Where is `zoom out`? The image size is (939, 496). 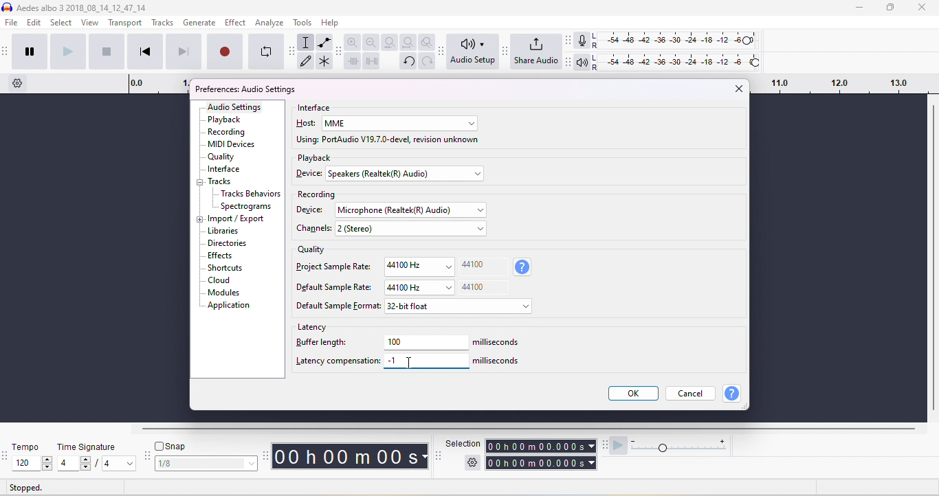
zoom out is located at coordinates (371, 42).